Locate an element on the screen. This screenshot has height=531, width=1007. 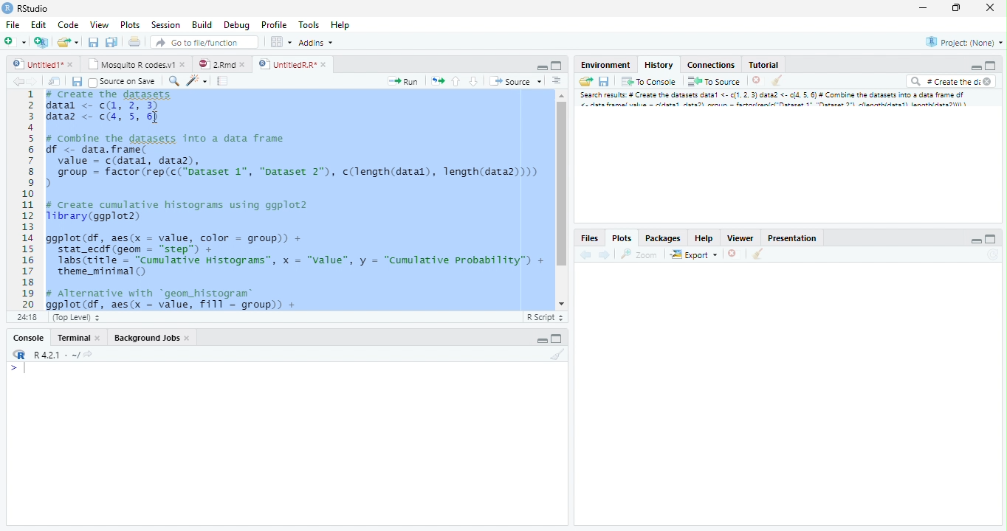
Terminal is located at coordinates (79, 337).